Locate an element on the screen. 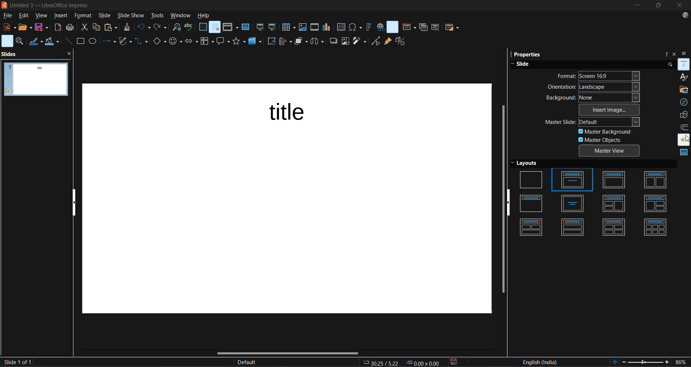  navigator is located at coordinates (684, 102).